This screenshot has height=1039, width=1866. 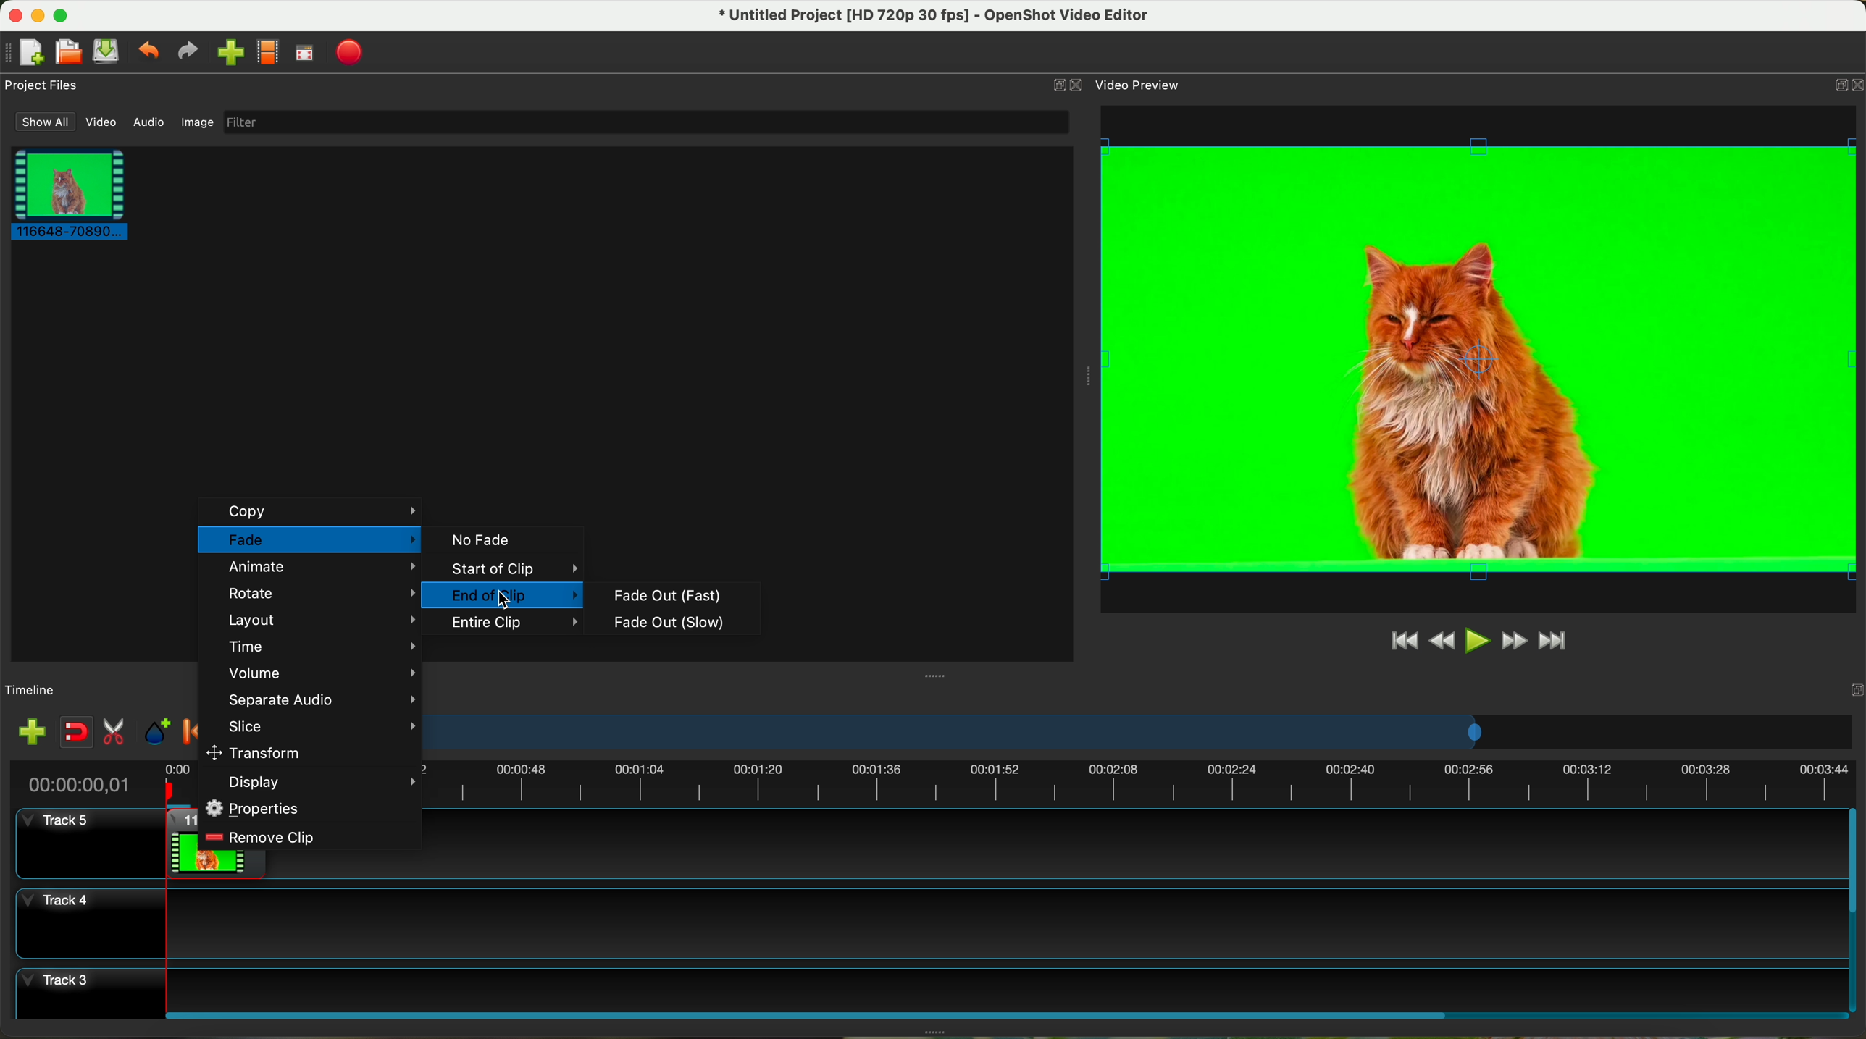 I want to click on open project, so click(x=70, y=51).